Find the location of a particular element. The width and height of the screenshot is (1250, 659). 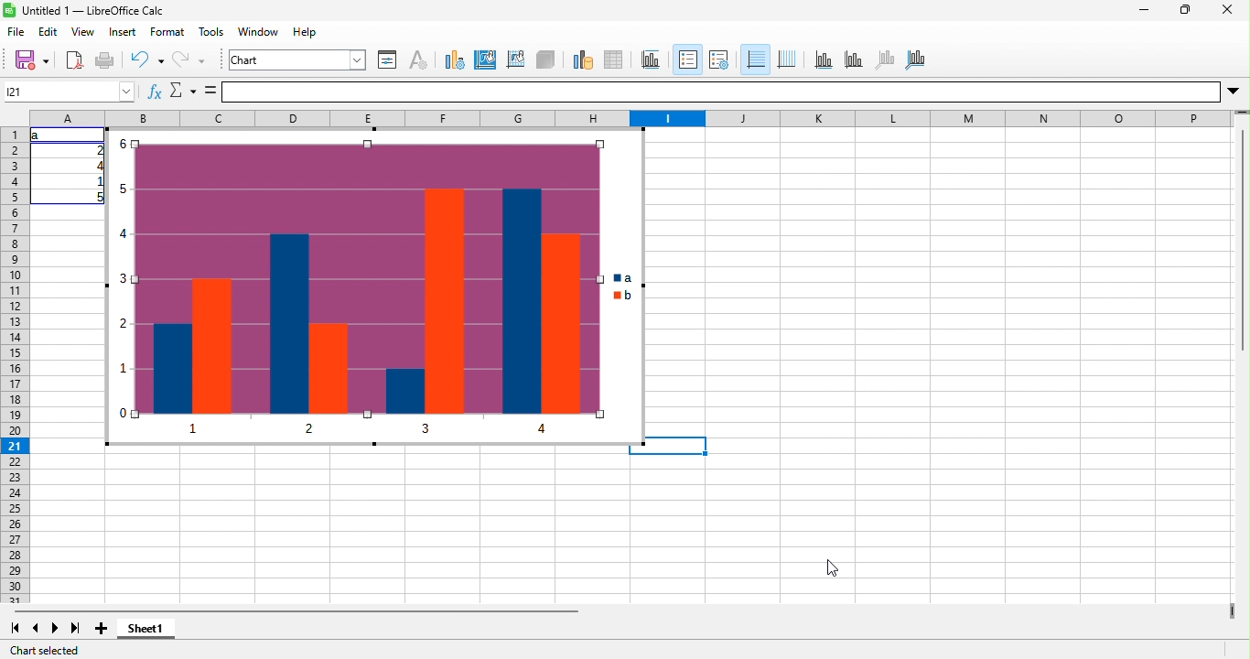

format is located at coordinates (167, 31).